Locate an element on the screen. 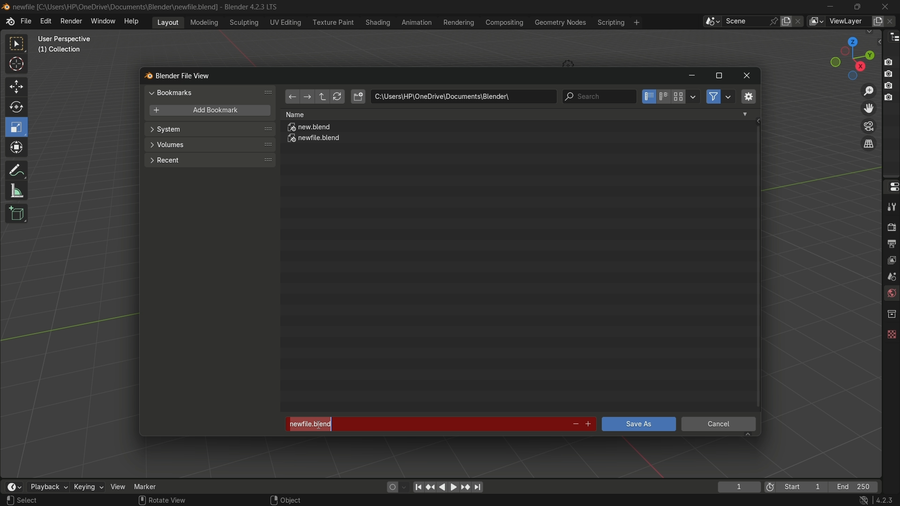 The width and height of the screenshot is (900, 506). new scene is located at coordinates (788, 21).